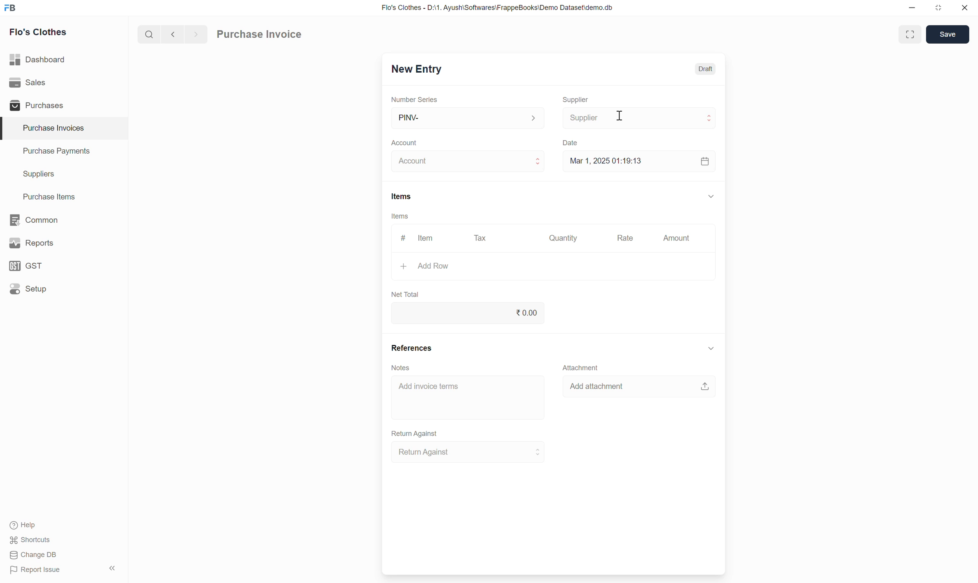 This screenshot has height=583, width=978. What do you see at coordinates (469, 398) in the screenshot?
I see `Add invoice terms` at bounding box center [469, 398].